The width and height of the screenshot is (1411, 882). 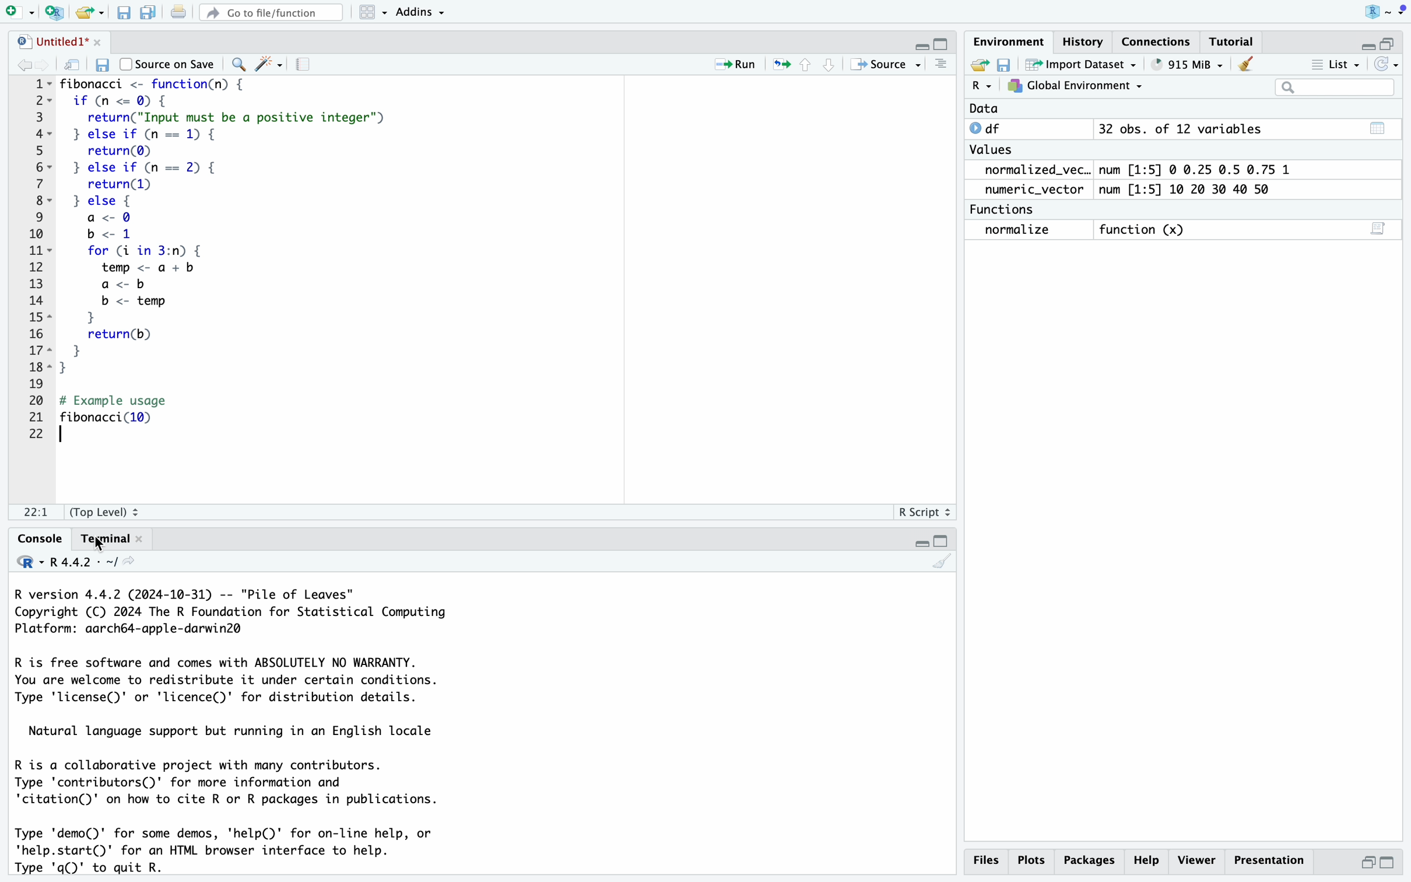 What do you see at coordinates (131, 411) in the screenshot?
I see `print fibonacci` at bounding box center [131, 411].